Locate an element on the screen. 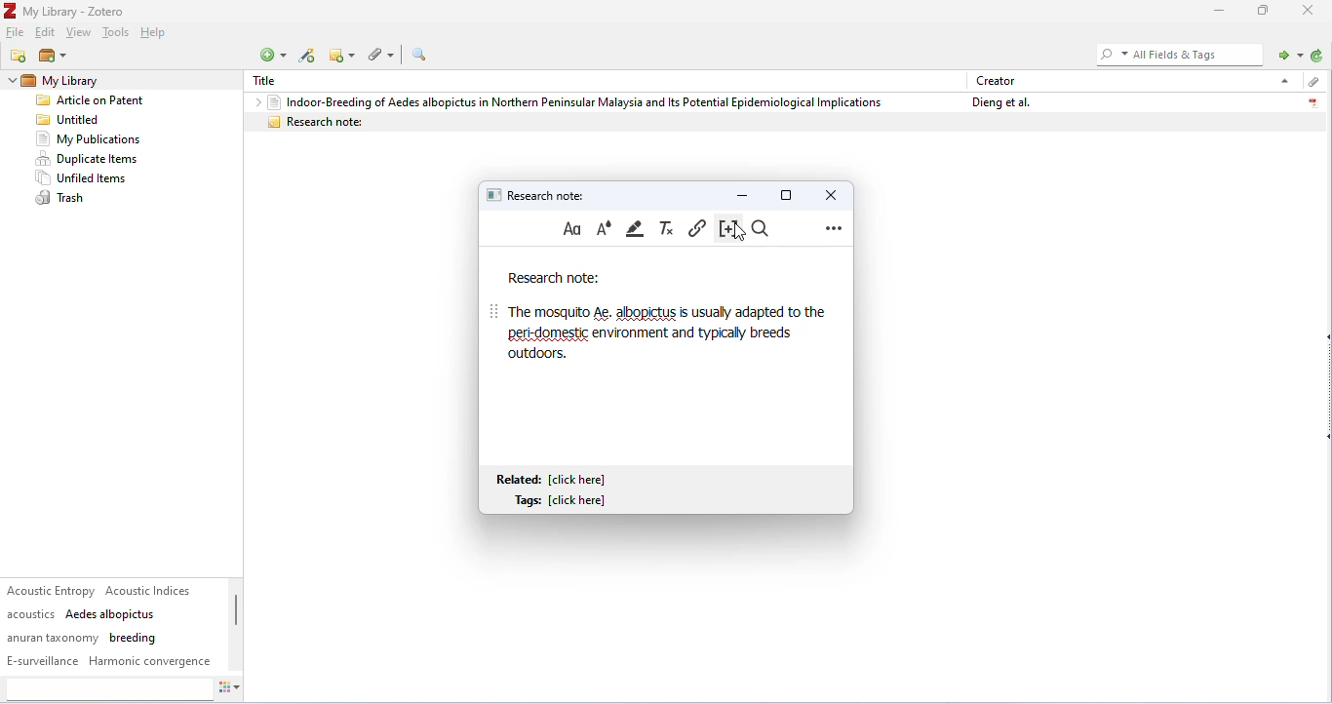 The width and height of the screenshot is (1332, 704). help is located at coordinates (156, 34).